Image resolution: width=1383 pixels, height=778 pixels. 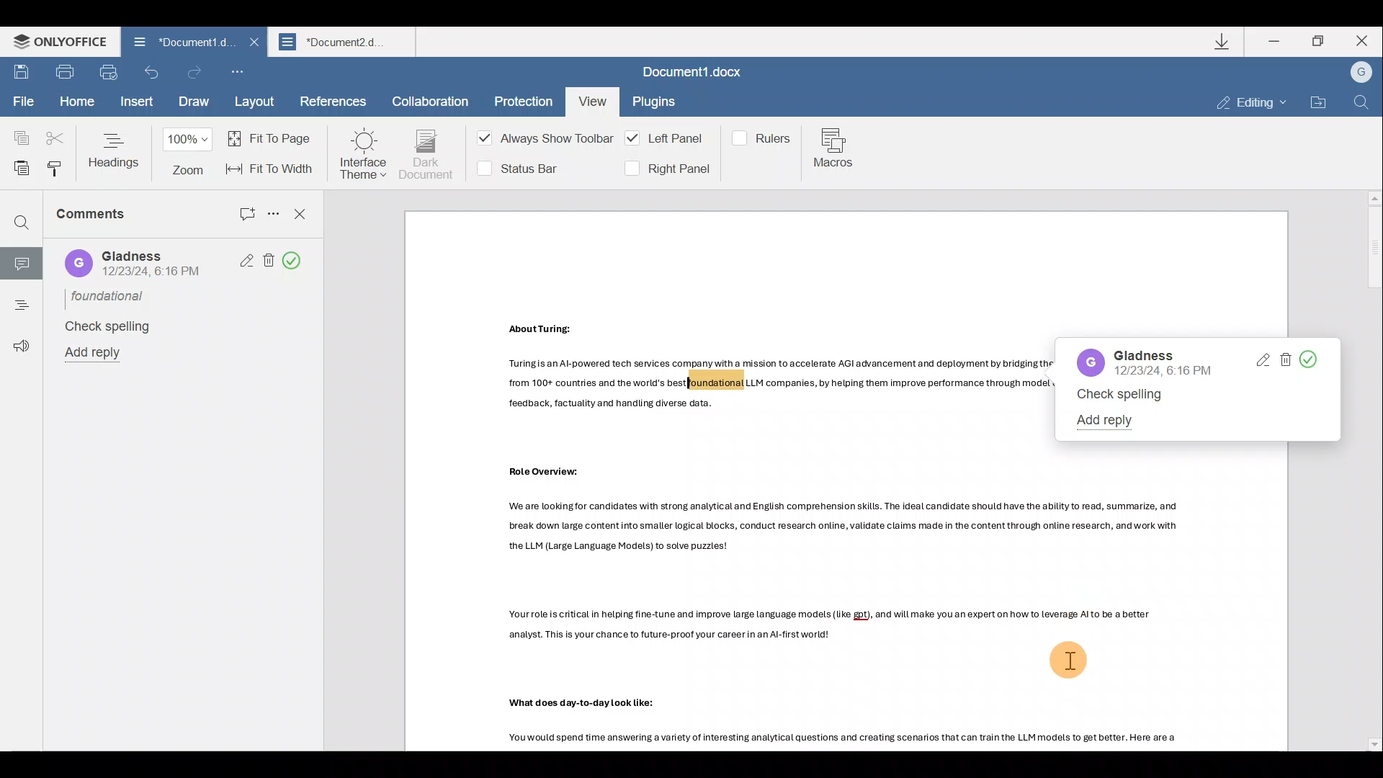 What do you see at coordinates (585, 705) in the screenshot?
I see `` at bounding box center [585, 705].